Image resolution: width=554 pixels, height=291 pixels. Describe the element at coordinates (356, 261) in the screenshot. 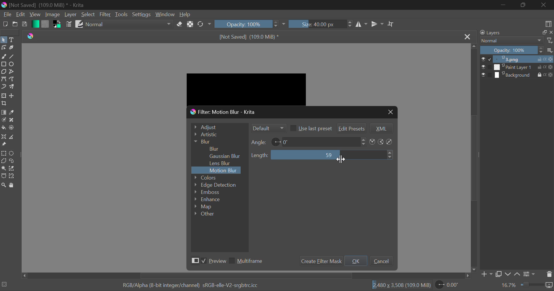

I see `OK` at that location.